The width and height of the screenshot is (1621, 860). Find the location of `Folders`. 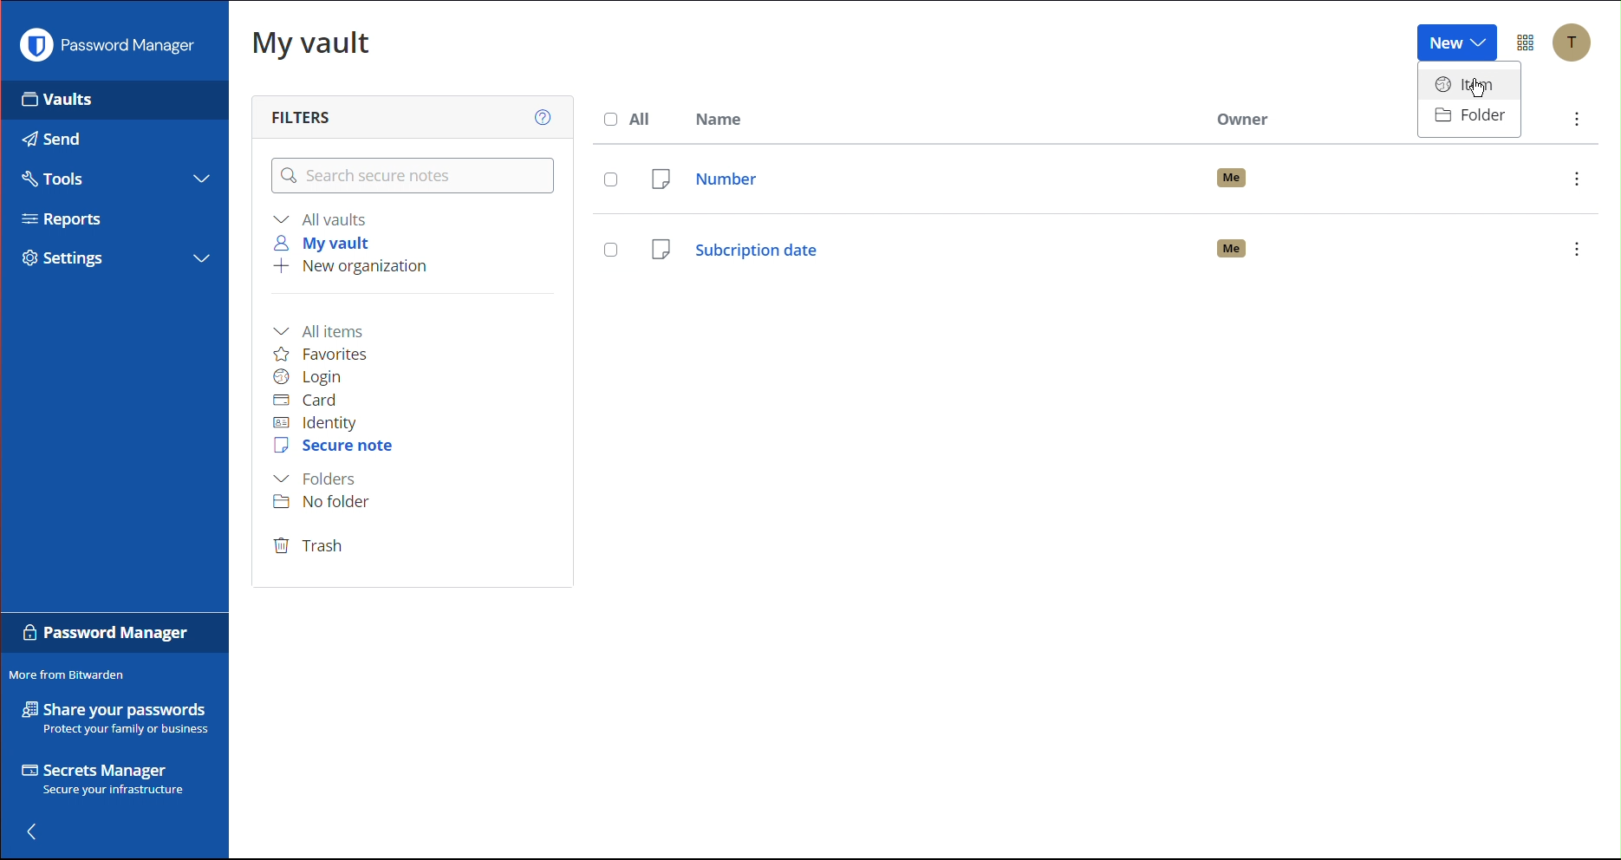

Folders is located at coordinates (319, 479).